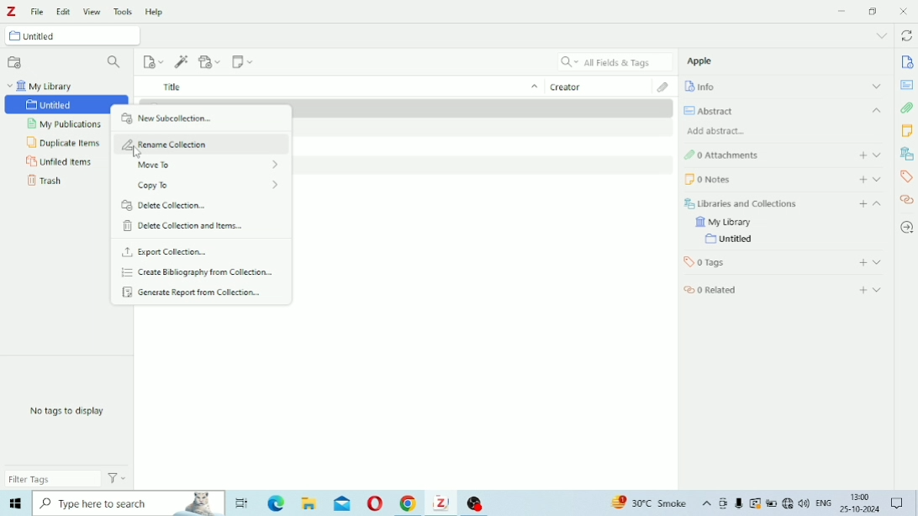  I want to click on cursor, so click(136, 151).